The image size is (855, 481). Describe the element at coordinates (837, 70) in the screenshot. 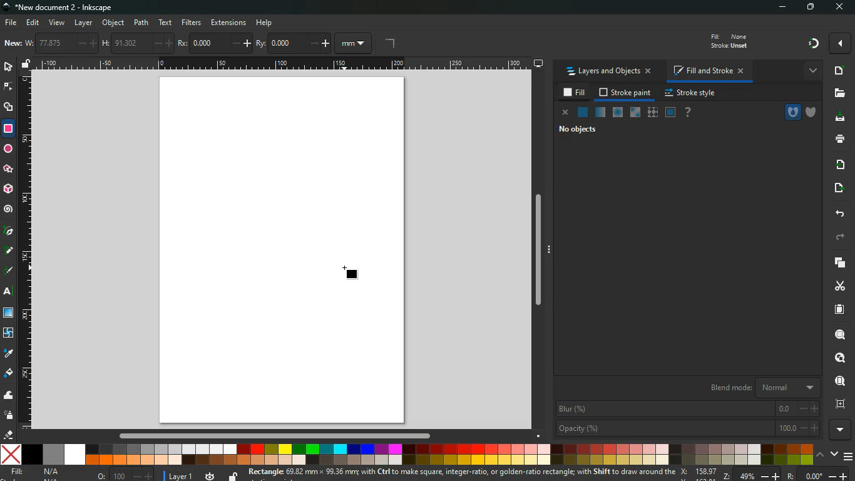

I see `new` at that location.